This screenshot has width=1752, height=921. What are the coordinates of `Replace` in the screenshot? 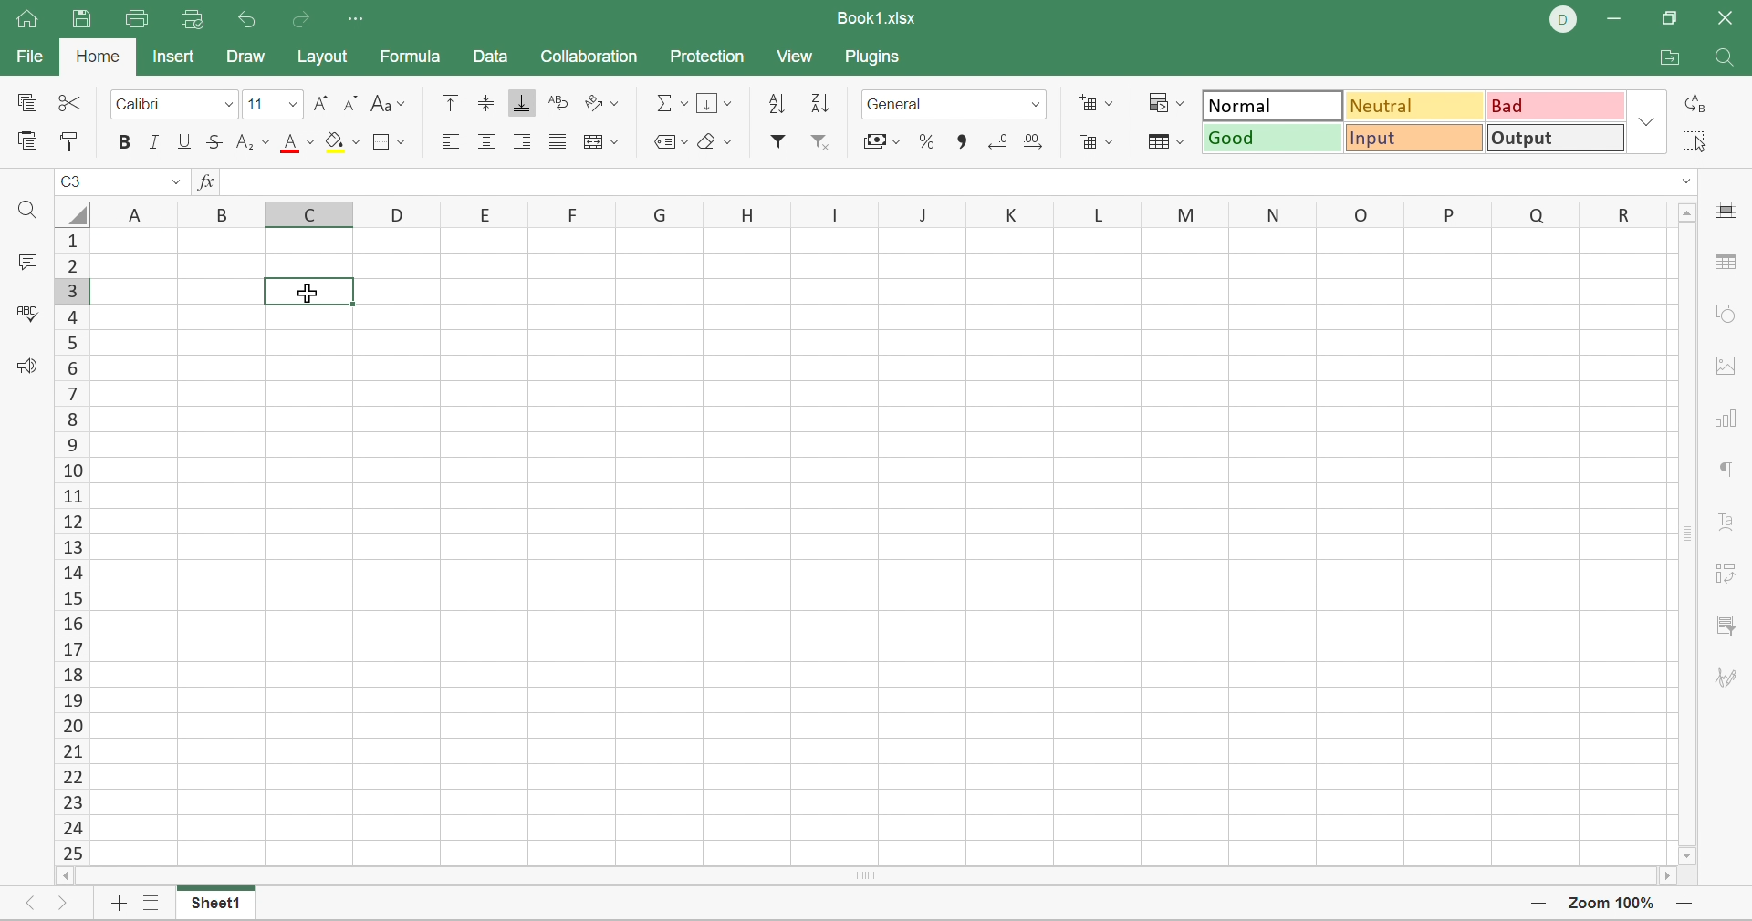 It's located at (1690, 104).